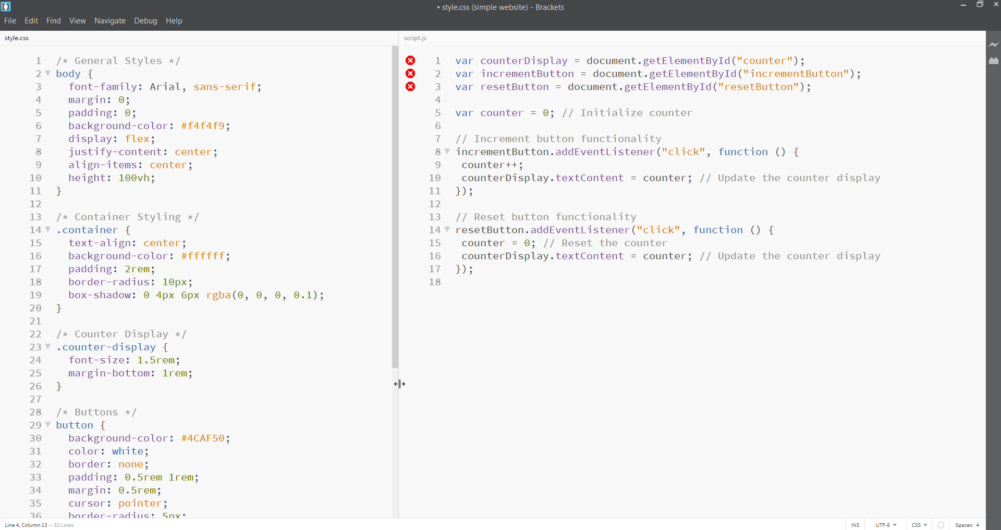 The image size is (1001, 530). I want to click on live preview, so click(992, 44).